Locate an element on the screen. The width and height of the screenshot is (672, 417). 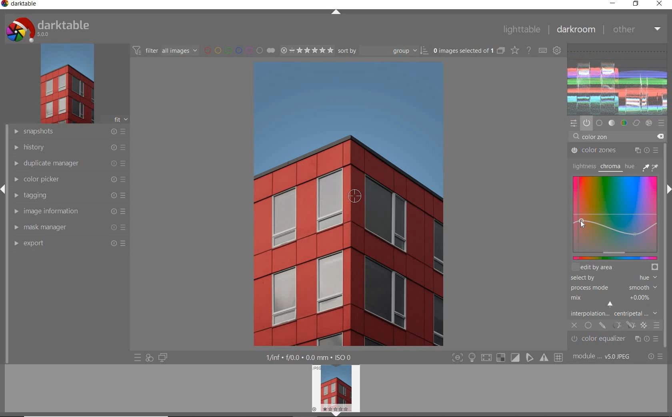
expand/collapse is located at coordinates (336, 12).